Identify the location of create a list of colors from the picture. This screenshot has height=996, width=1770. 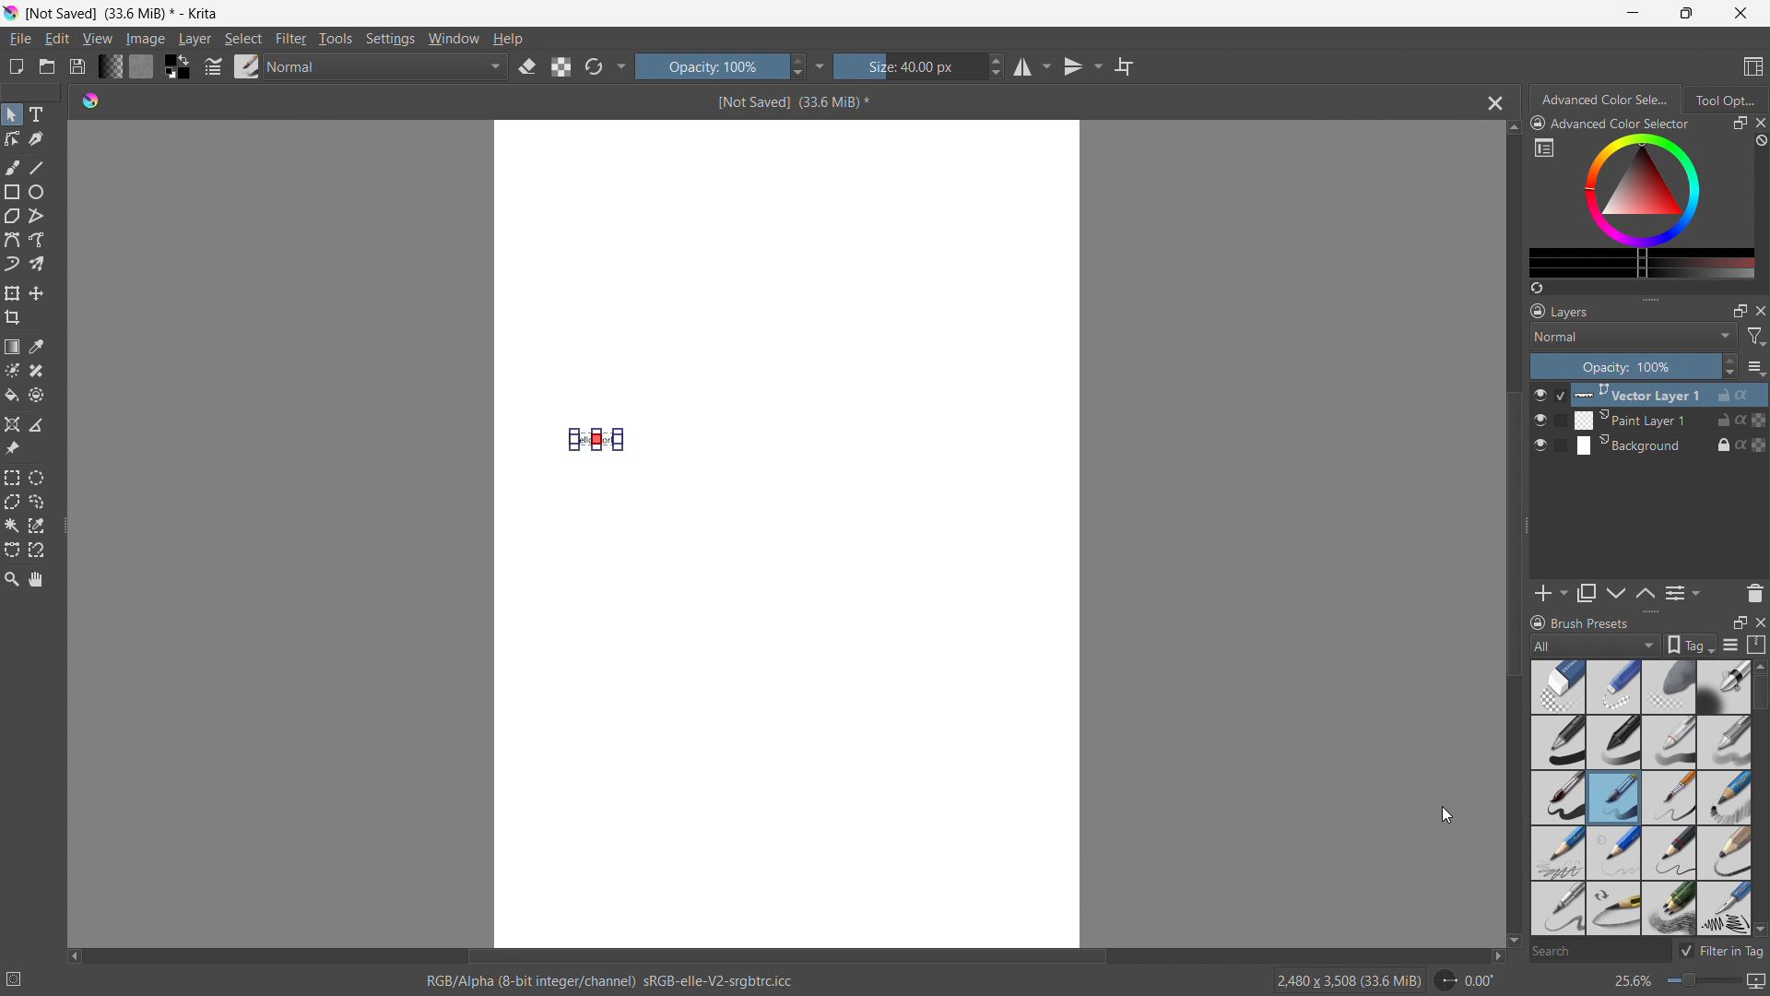
(1537, 288).